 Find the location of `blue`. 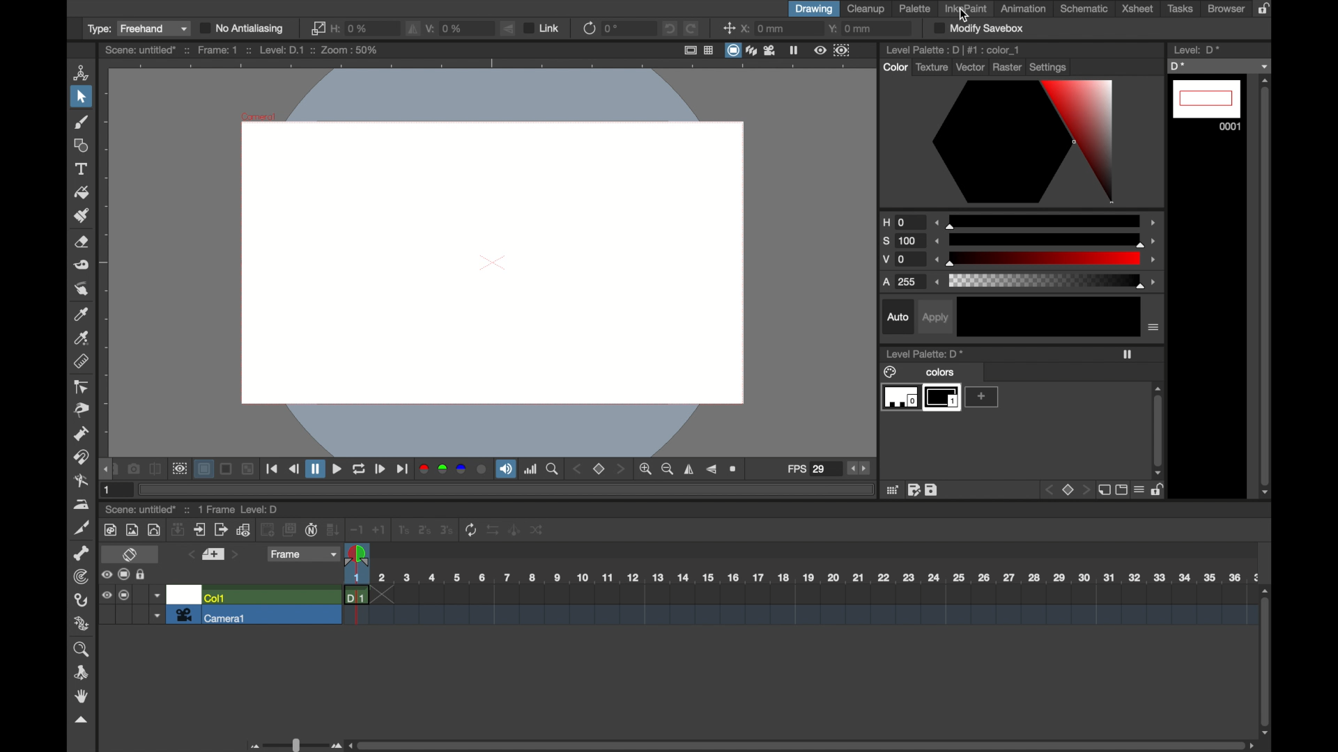

blue is located at coordinates (462, 469).